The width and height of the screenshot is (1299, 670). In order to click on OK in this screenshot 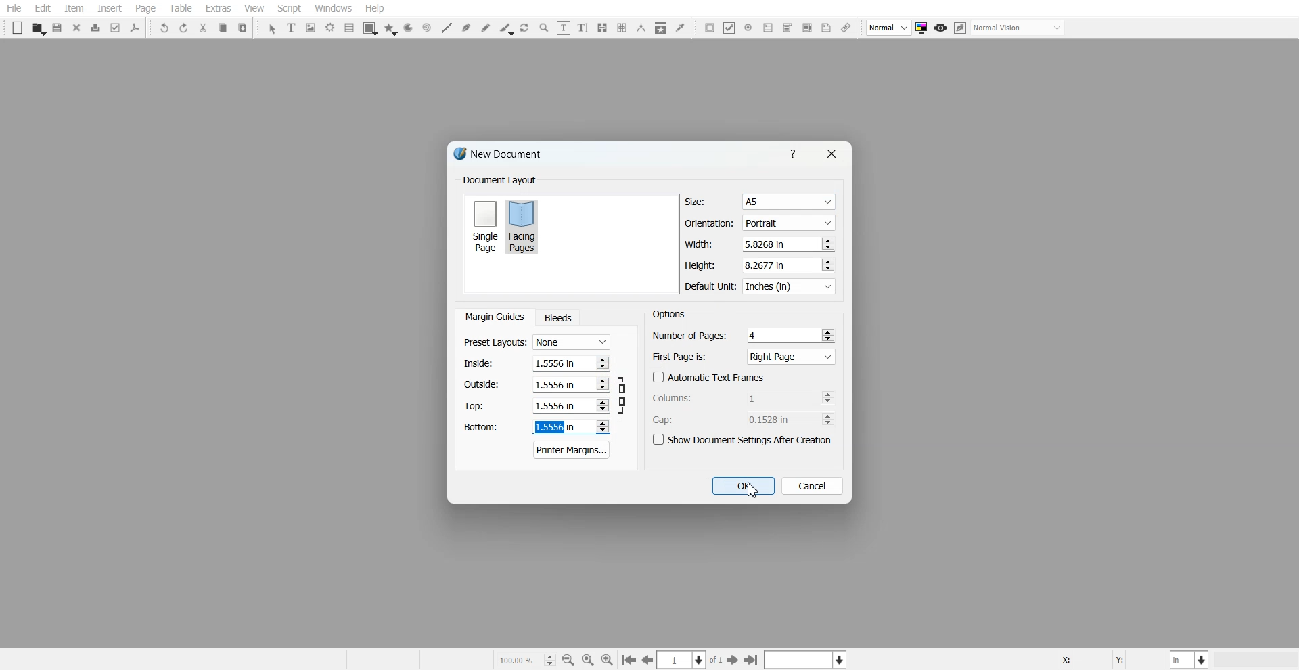, I will do `click(742, 486)`.